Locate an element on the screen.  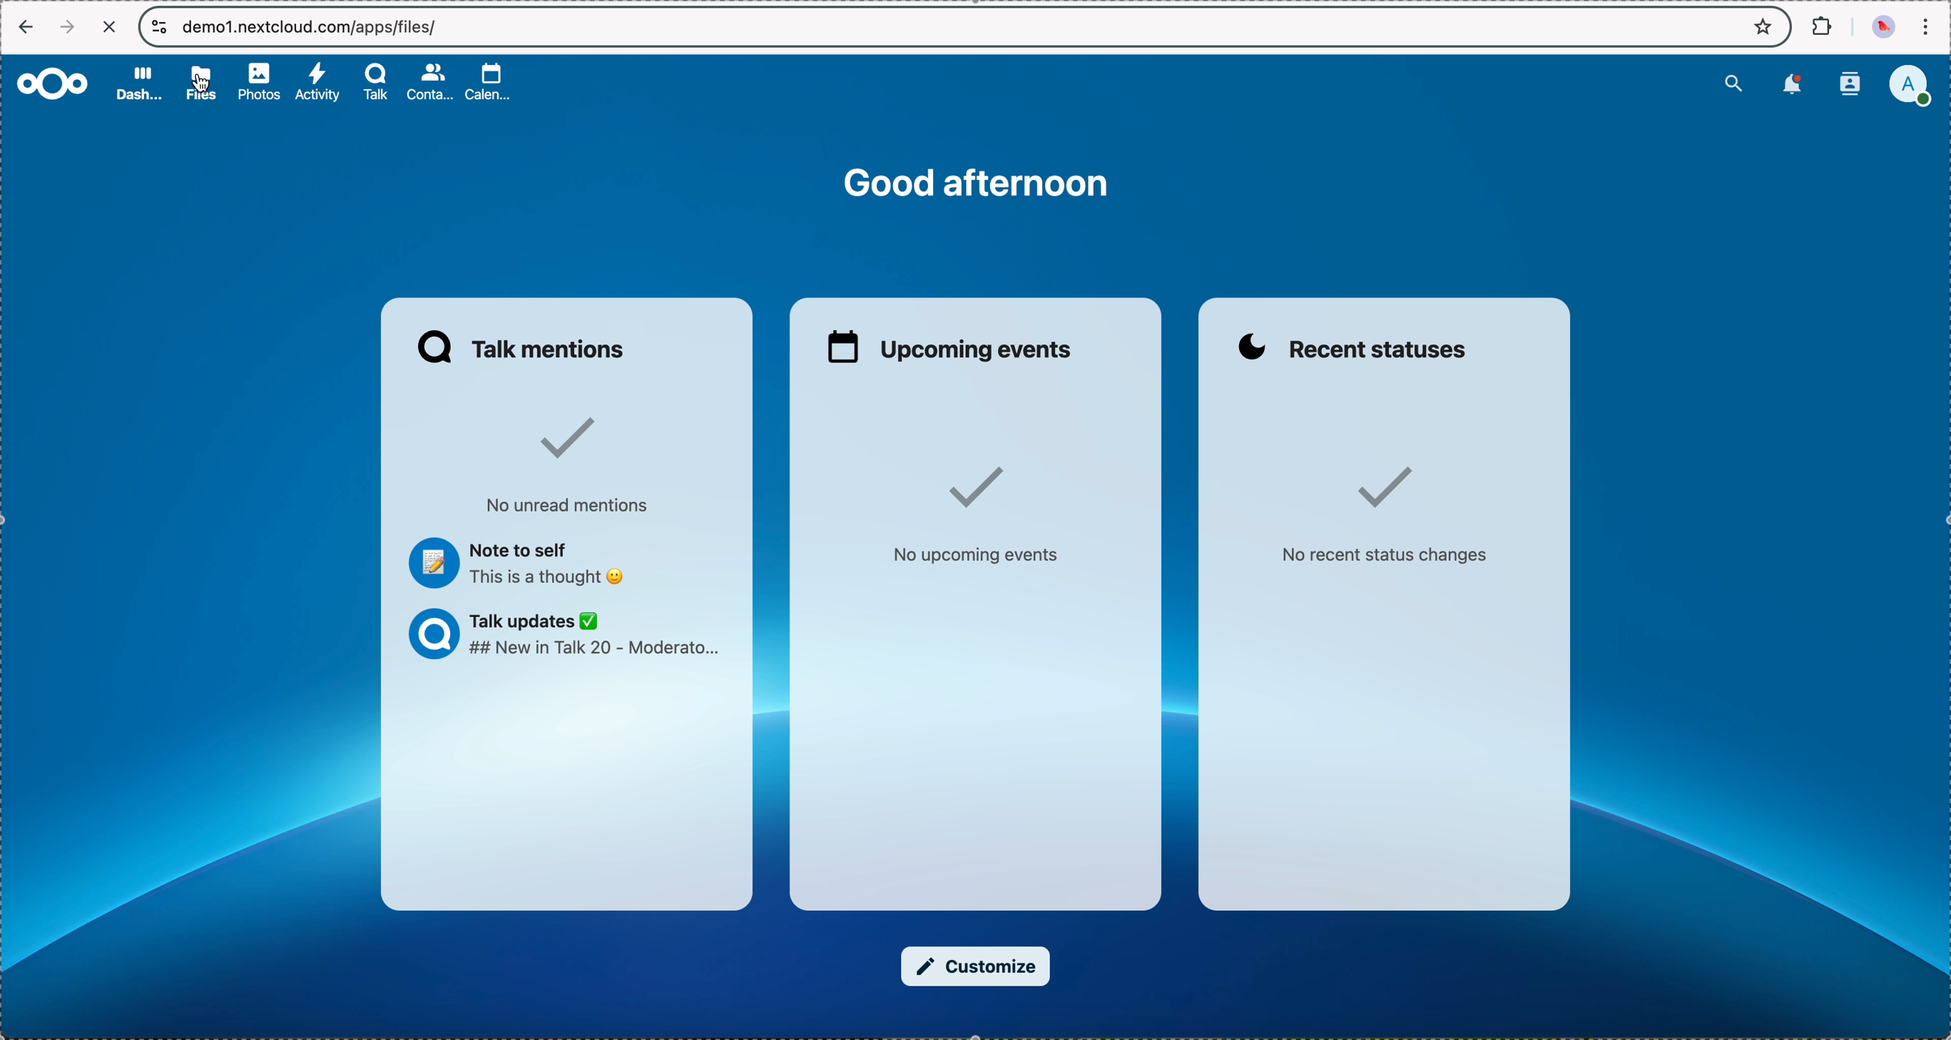
notifications is located at coordinates (1795, 86).